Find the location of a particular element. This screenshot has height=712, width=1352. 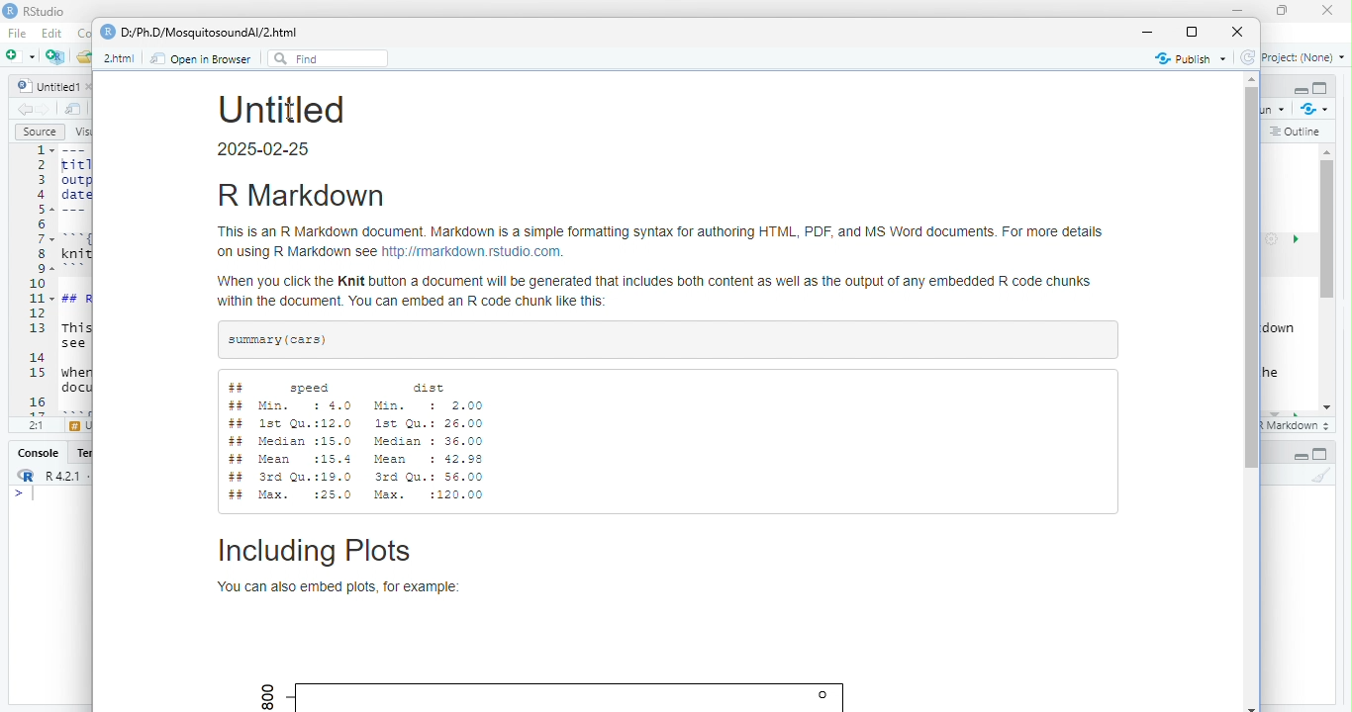

dist is located at coordinates (433, 387).